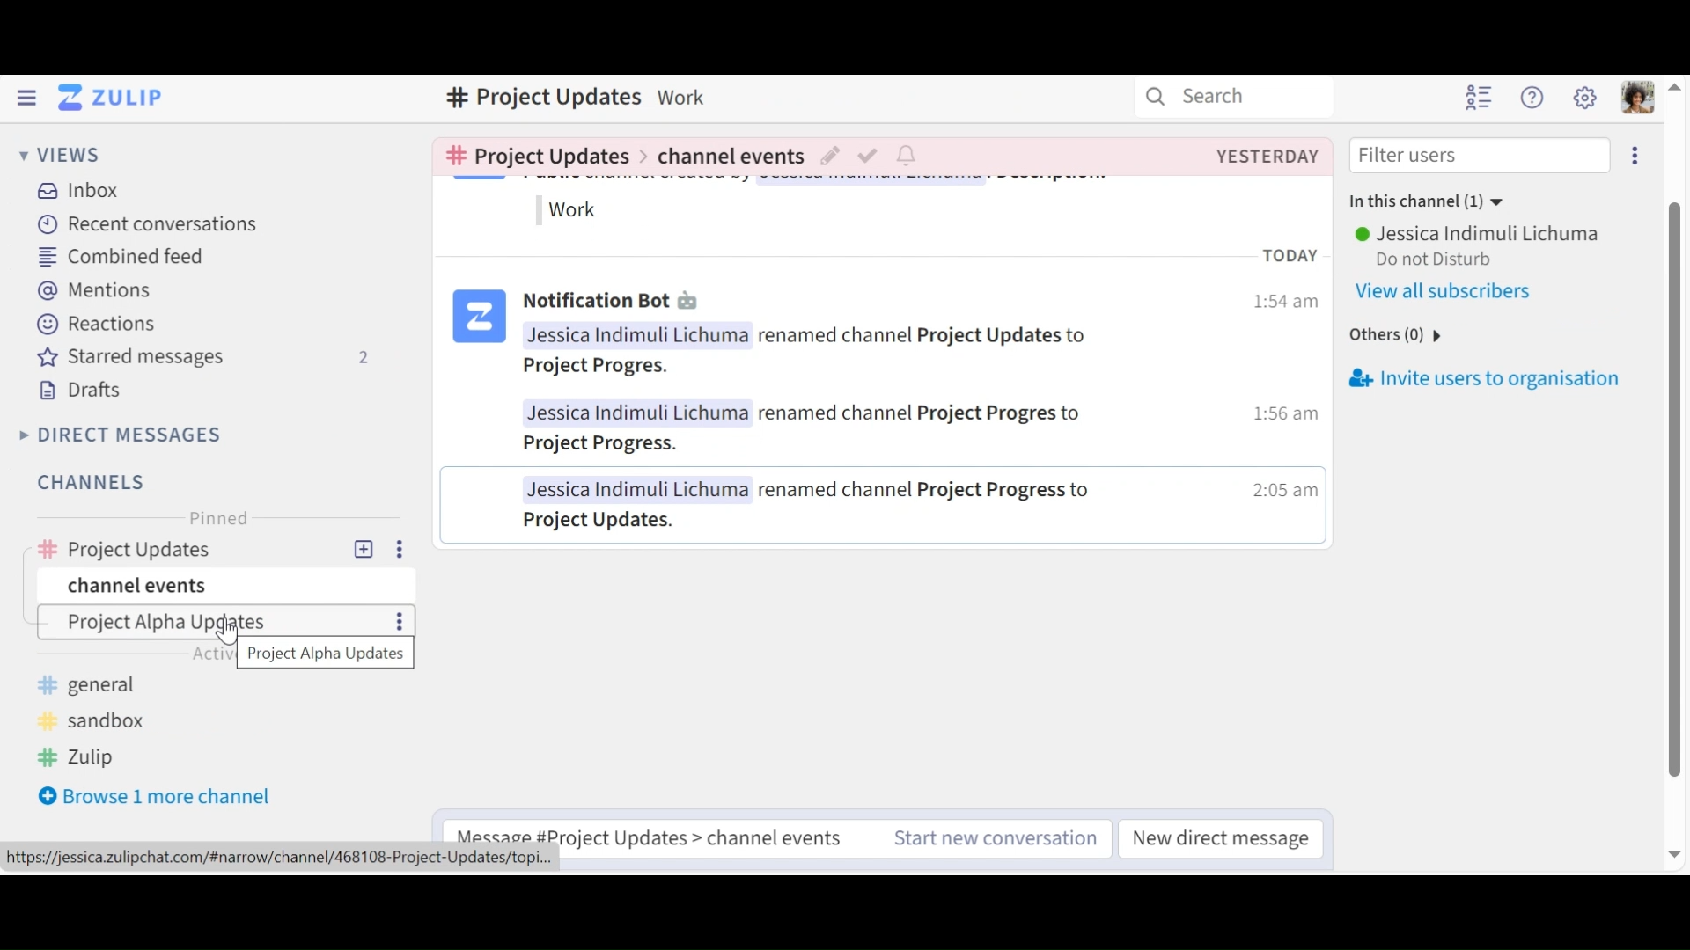  I want to click on Description, so click(683, 95).